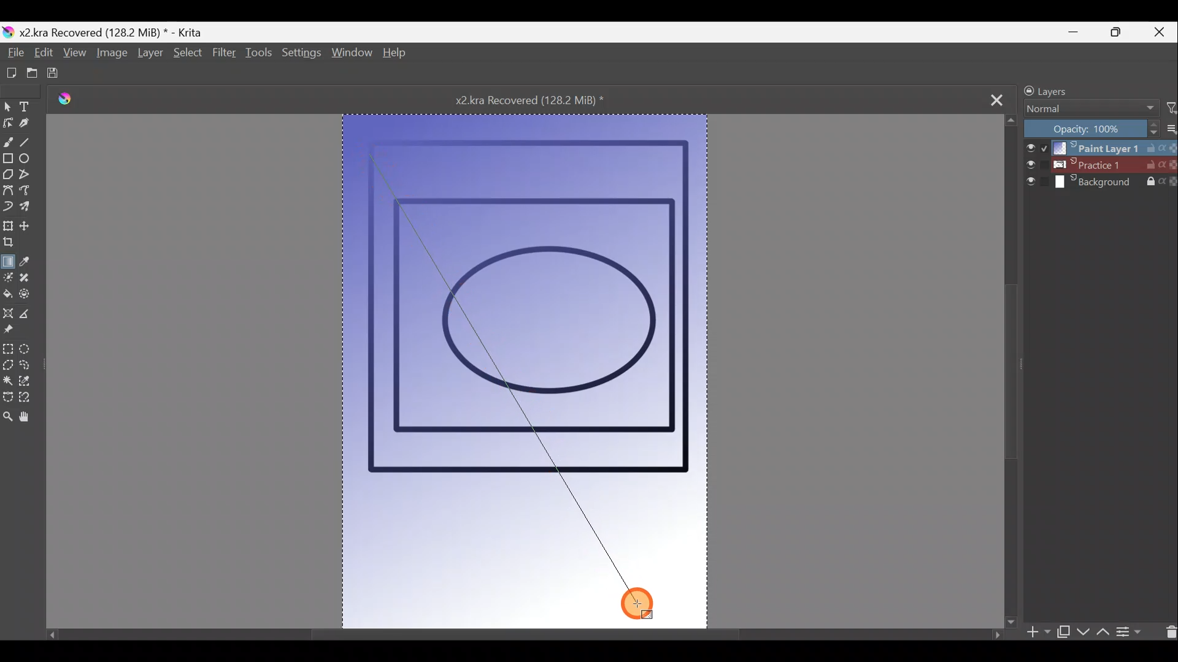 The height and width of the screenshot is (662, 1178). I want to click on Transform a layer/selection, so click(9, 227).